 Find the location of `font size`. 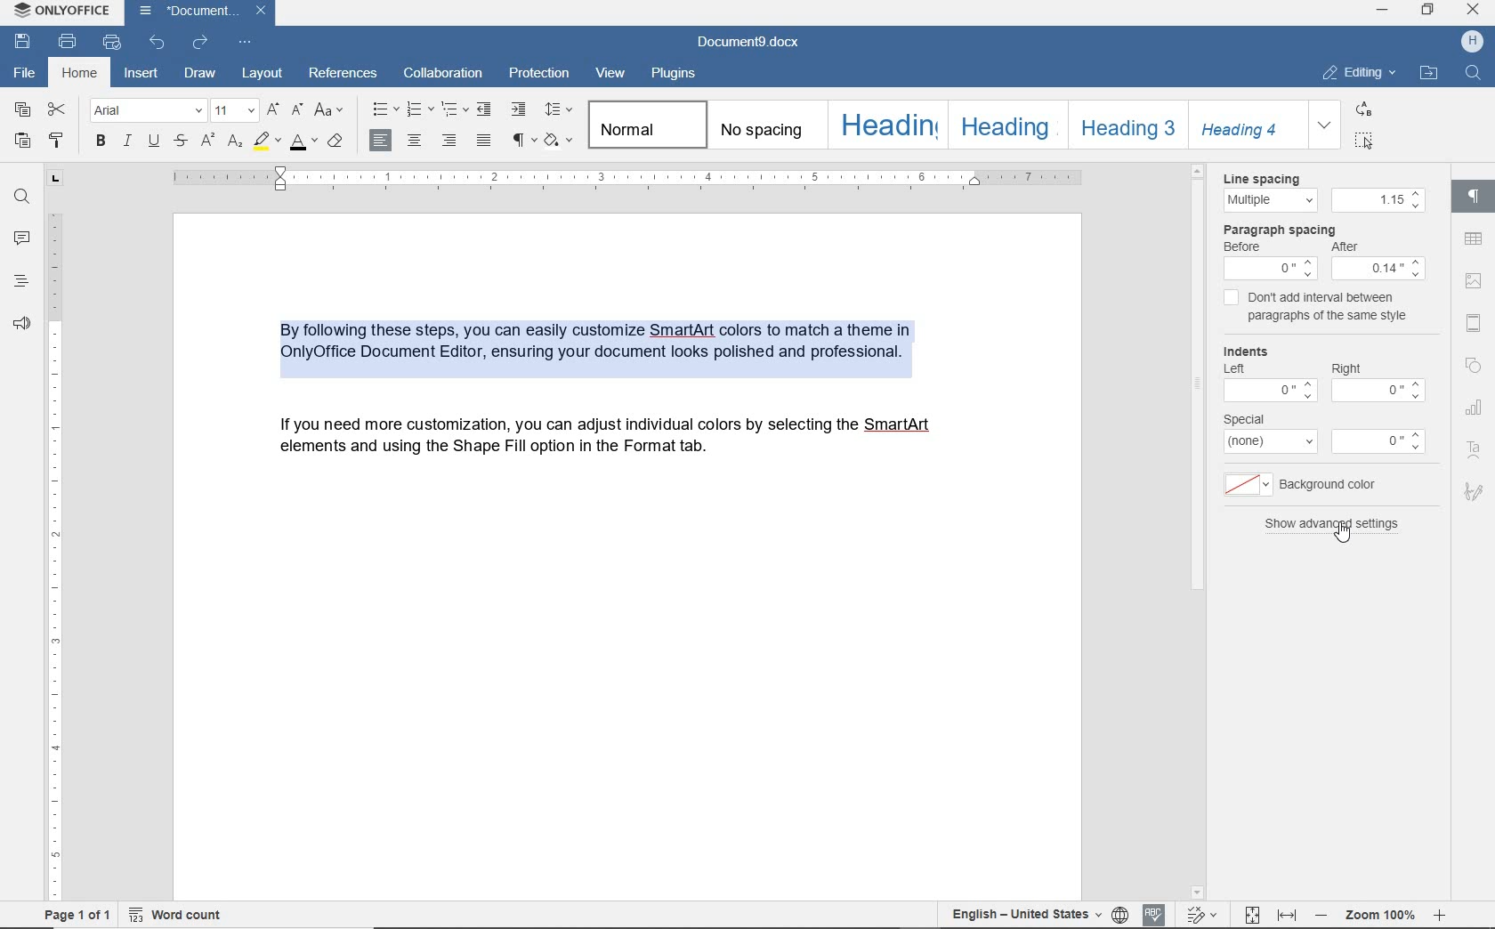

font size is located at coordinates (236, 109).